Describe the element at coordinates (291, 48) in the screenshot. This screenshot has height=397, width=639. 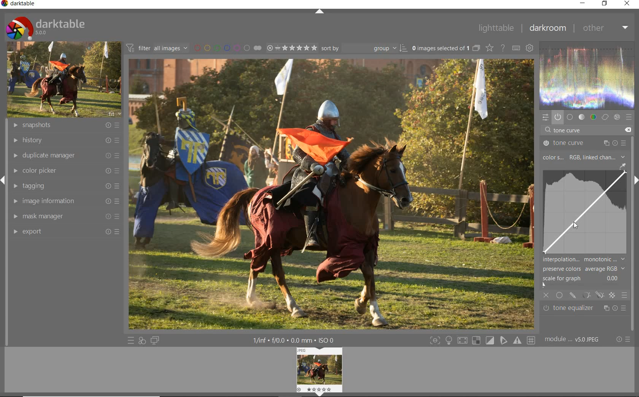
I see `selected Image range rating` at that location.